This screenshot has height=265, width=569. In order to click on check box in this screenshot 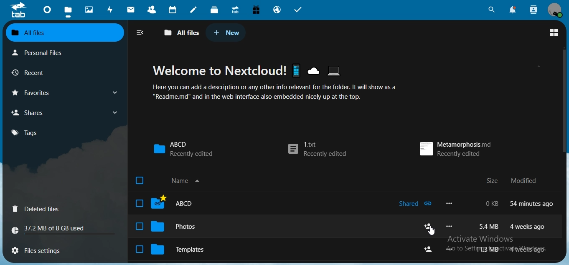, I will do `click(139, 249)`.